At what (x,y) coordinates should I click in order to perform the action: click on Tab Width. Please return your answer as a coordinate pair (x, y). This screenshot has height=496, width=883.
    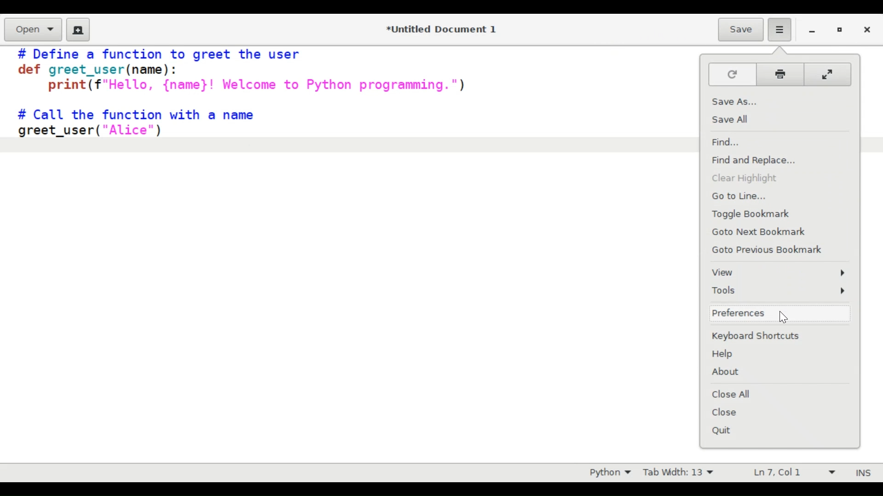
    Looking at the image, I should click on (677, 473).